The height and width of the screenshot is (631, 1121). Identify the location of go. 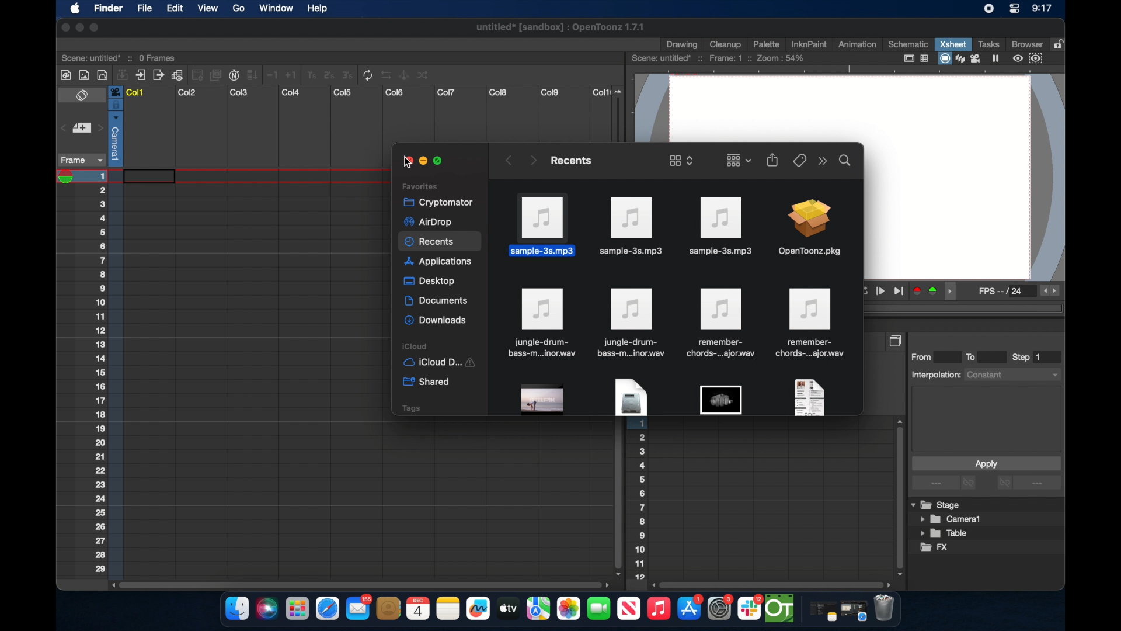
(238, 8).